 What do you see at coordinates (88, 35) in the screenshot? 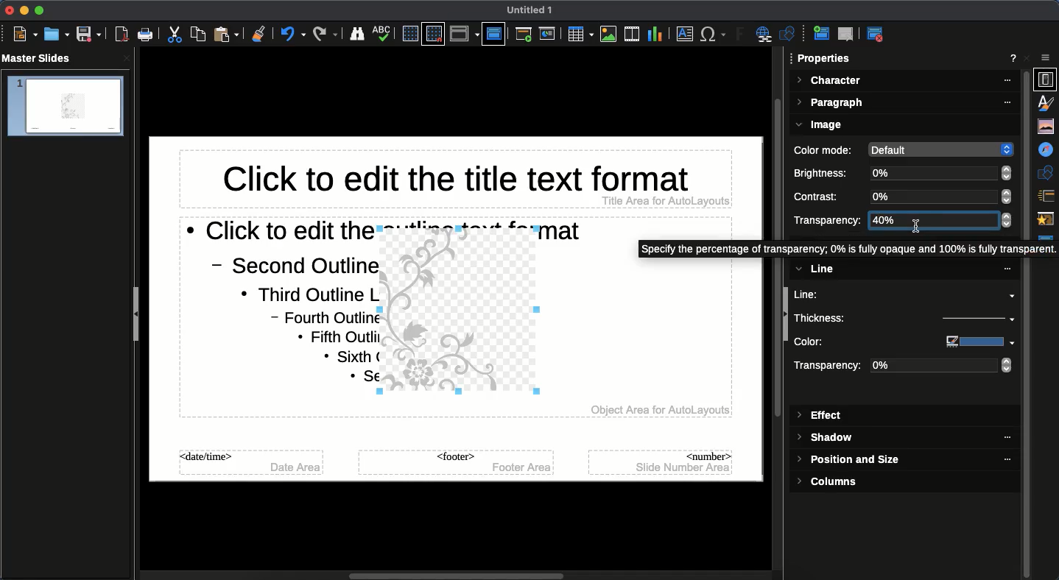
I see `Save` at bounding box center [88, 35].